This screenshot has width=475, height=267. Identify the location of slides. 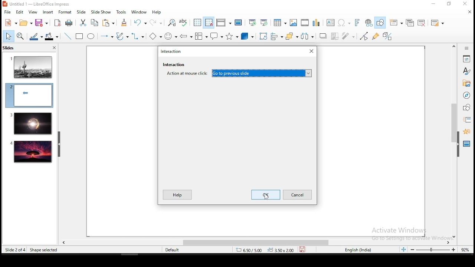
(10, 49).